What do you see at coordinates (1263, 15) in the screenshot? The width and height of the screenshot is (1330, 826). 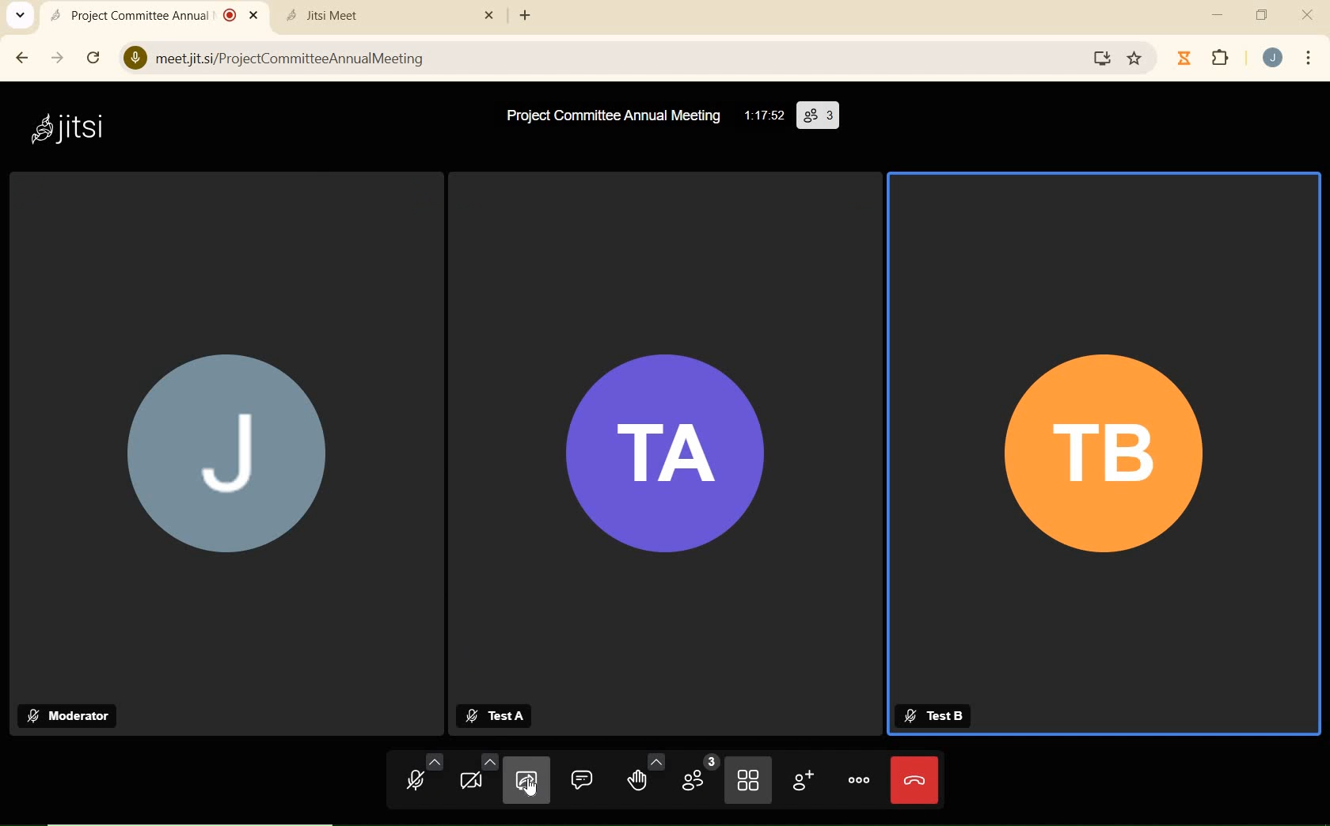 I see `restore down` at bounding box center [1263, 15].